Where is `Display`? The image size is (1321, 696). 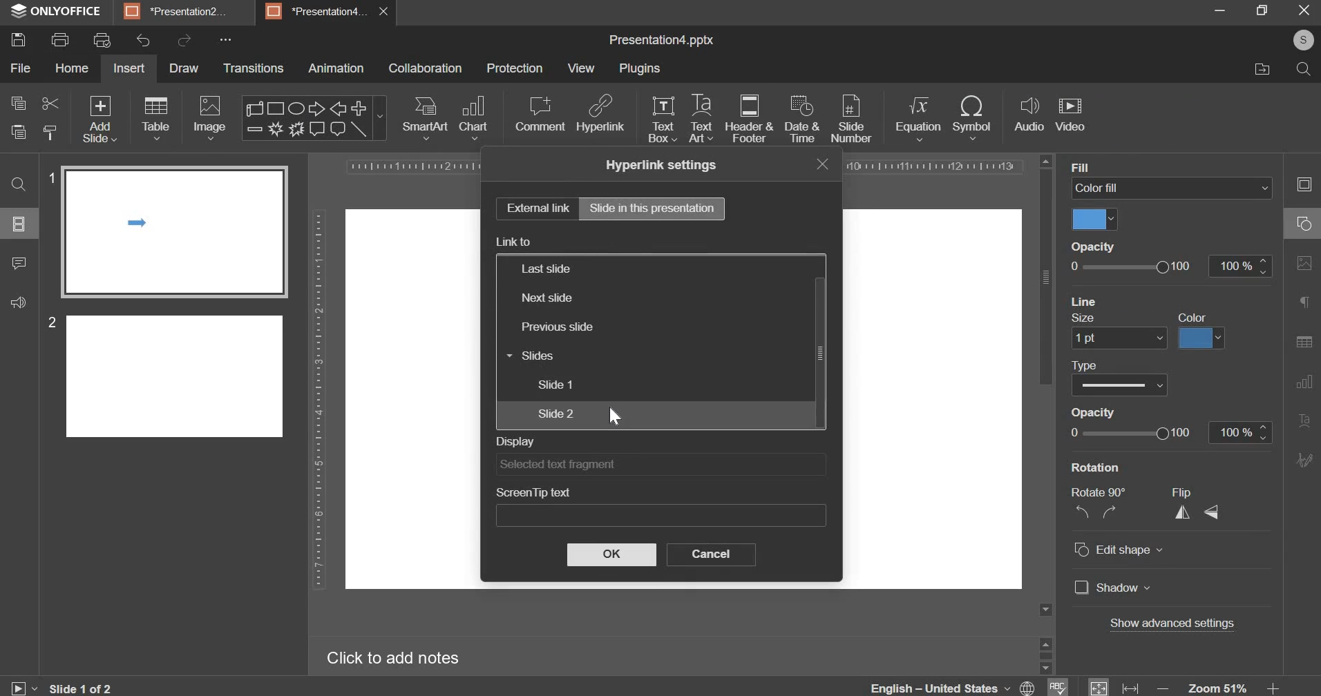 Display is located at coordinates (548, 243).